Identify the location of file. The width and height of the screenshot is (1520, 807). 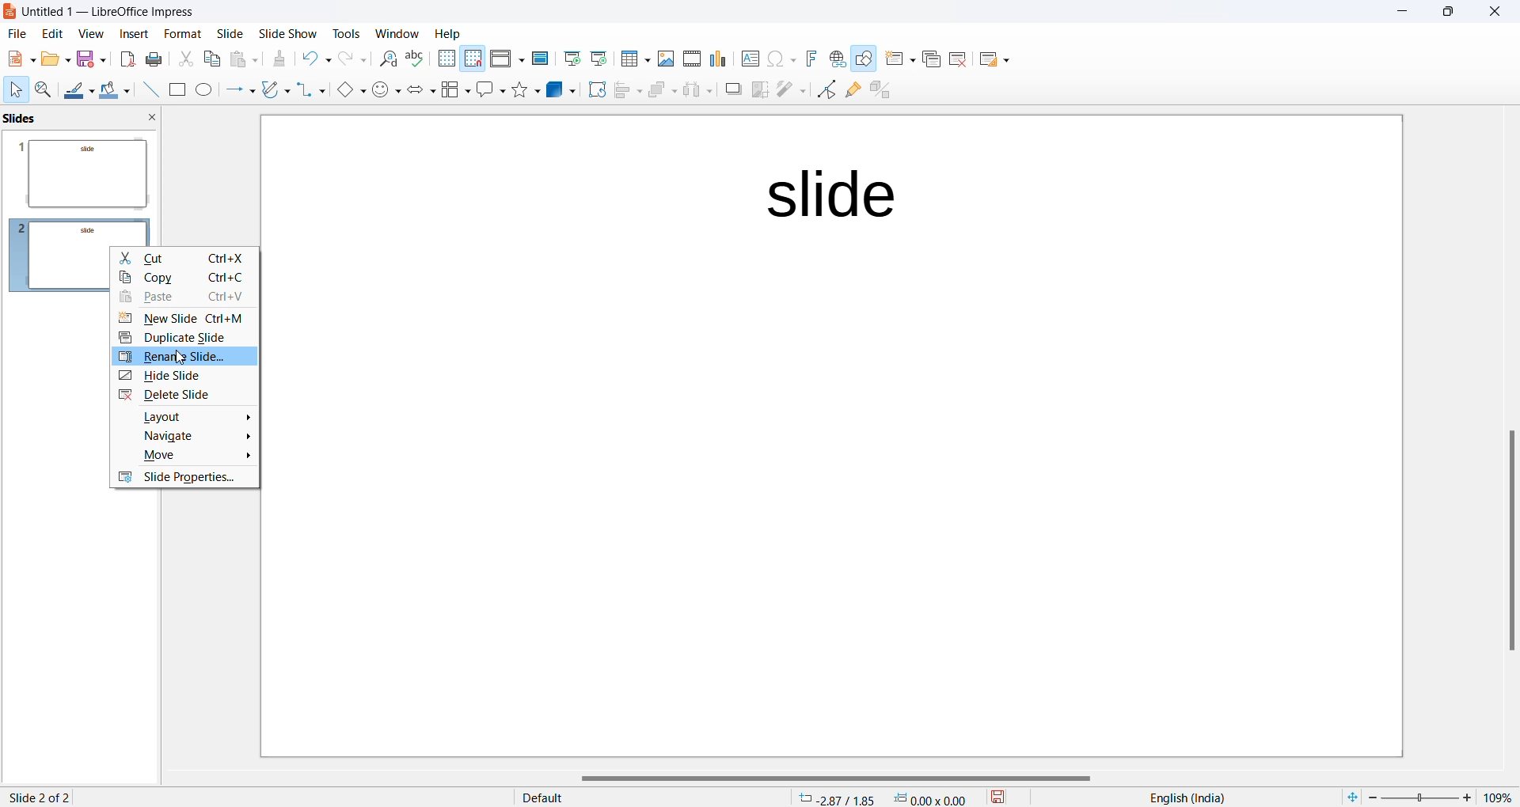
(15, 36).